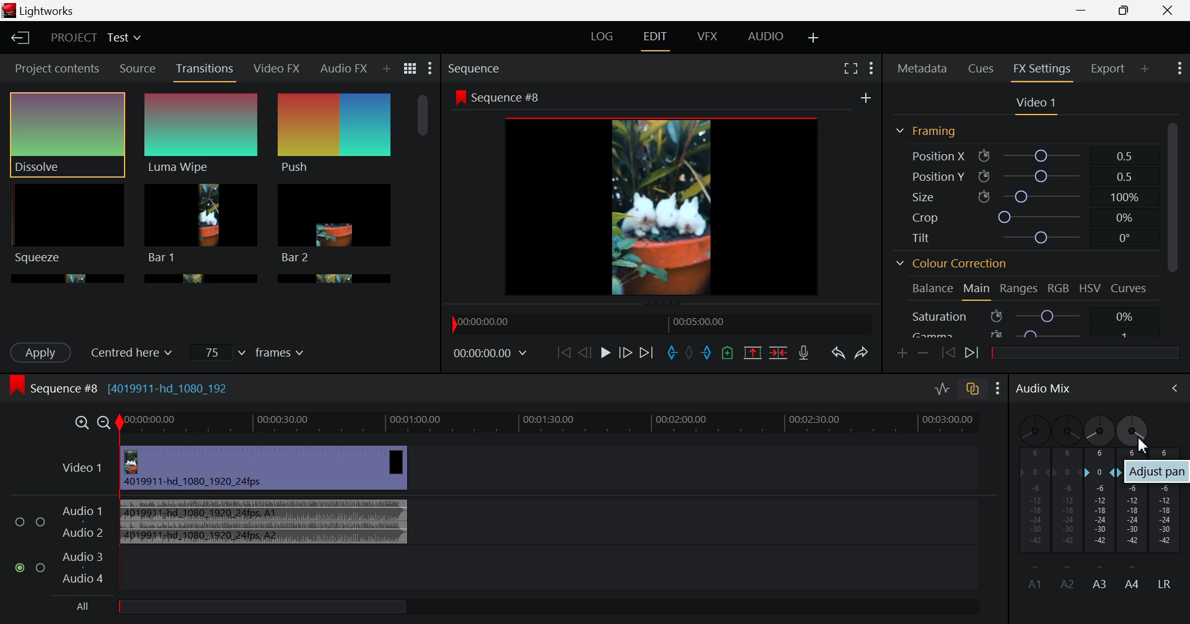 This screenshot has height=624, width=1190. I want to click on LOG Layout, so click(603, 36).